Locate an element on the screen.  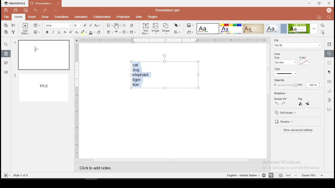
presentation2.pptx is located at coordinates (168, 10).